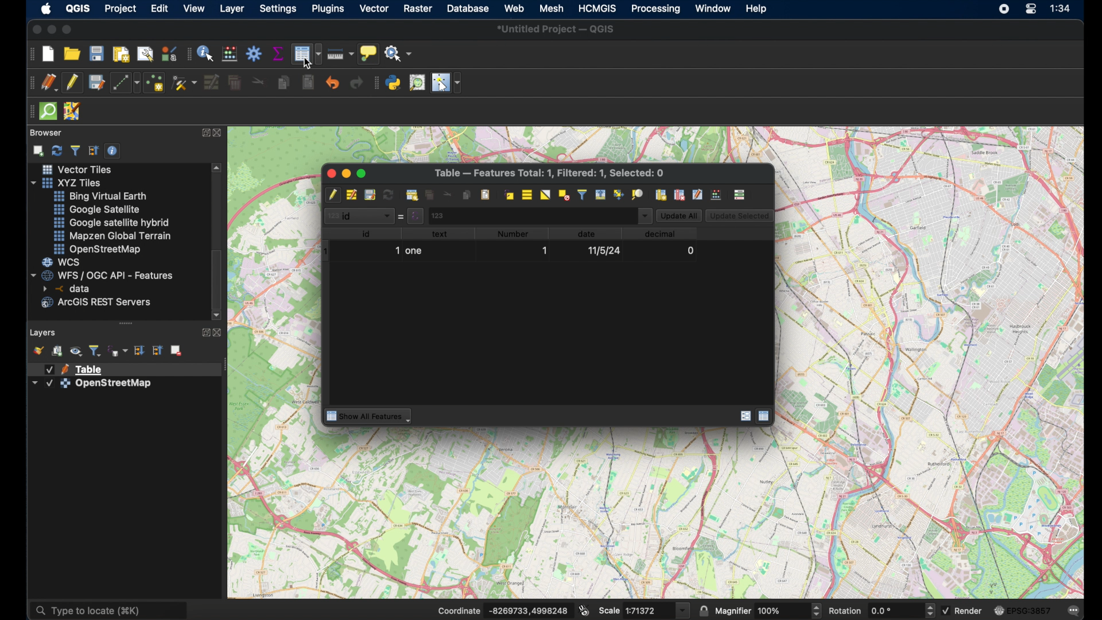 This screenshot has height=620, width=1102. Describe the element at coordinates (430, 194) in the screenshot. I see `delet selected` at that location.